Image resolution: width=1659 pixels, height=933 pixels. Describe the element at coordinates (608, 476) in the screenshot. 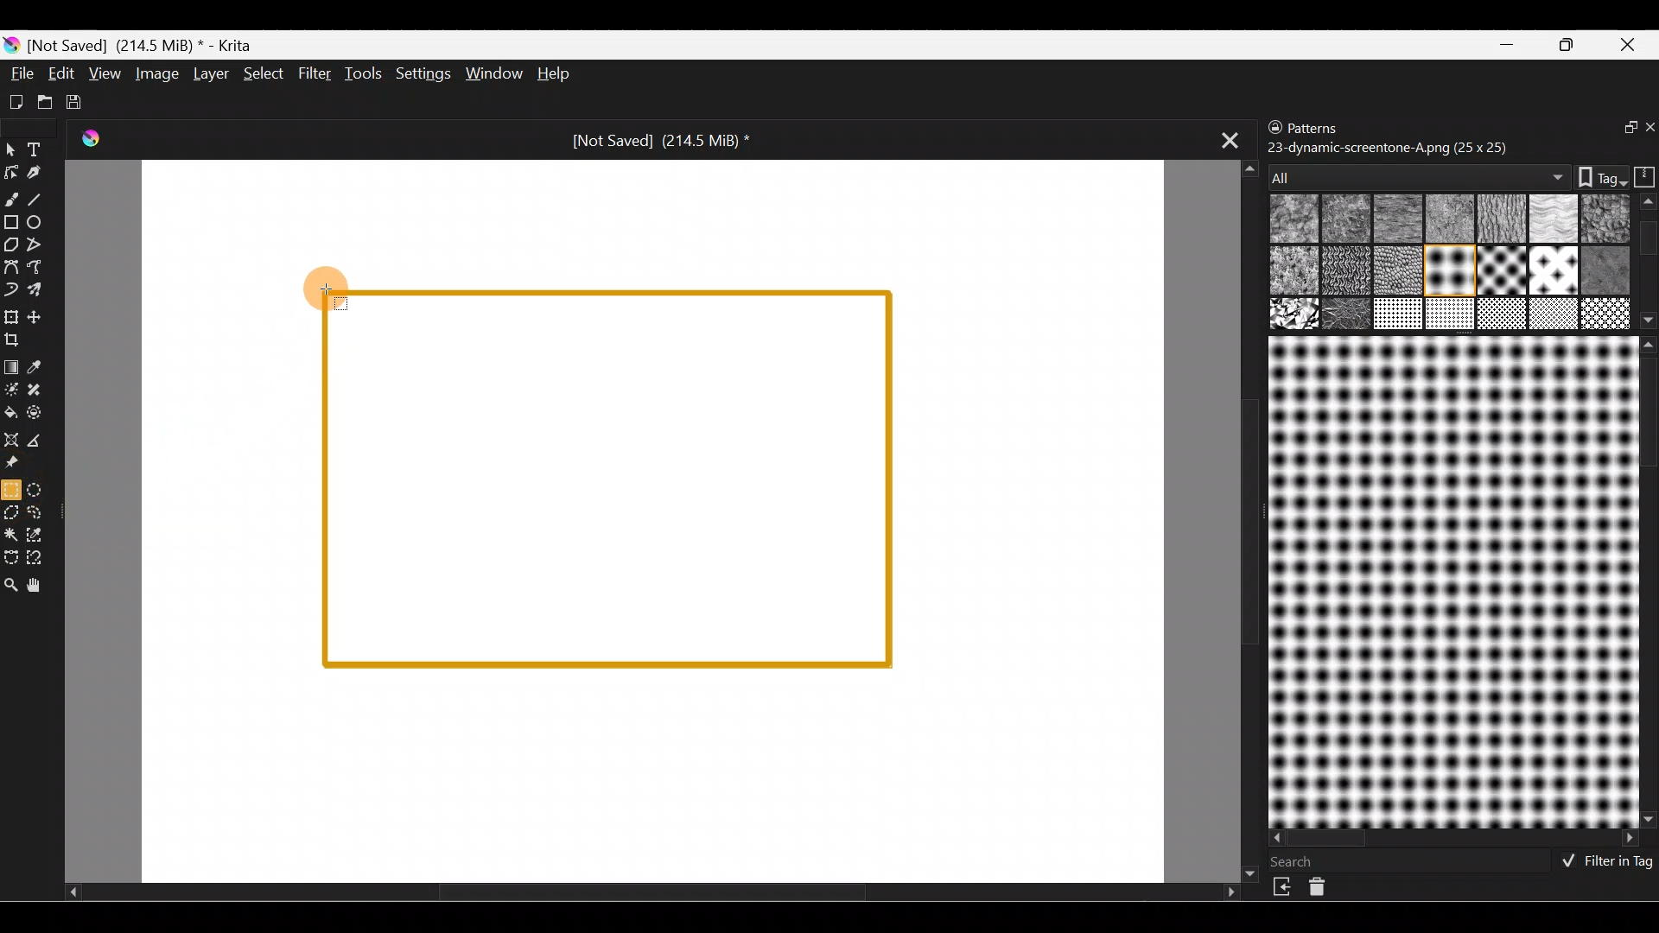

I see `Rectangle shape on Canvas` at that location.